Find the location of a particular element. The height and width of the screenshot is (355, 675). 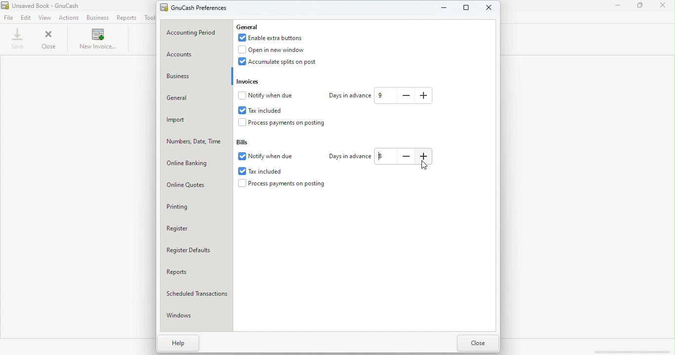

Actions is located at coordinates (71, 18).